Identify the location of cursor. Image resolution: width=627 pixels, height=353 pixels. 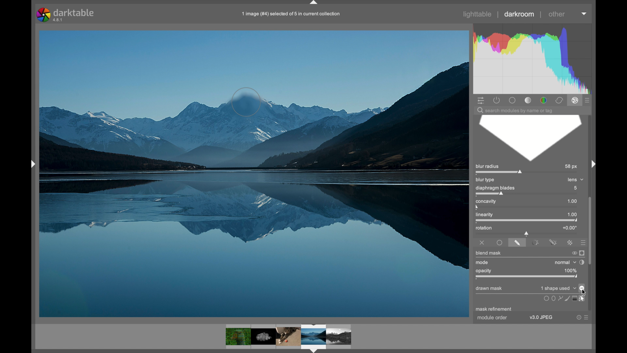
(583, 292).